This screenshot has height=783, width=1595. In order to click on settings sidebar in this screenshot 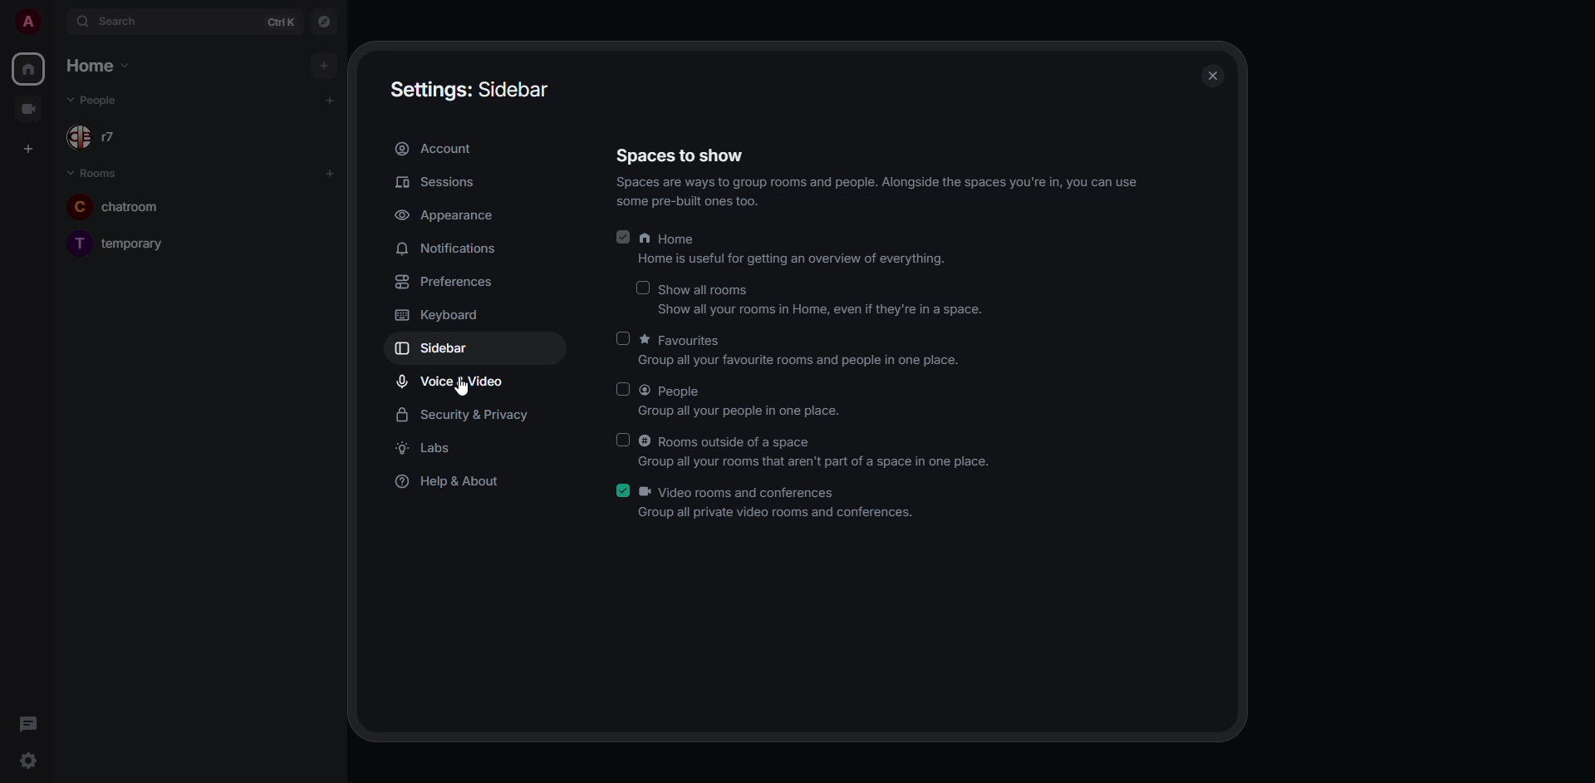, I will do `click(483, 86)`.